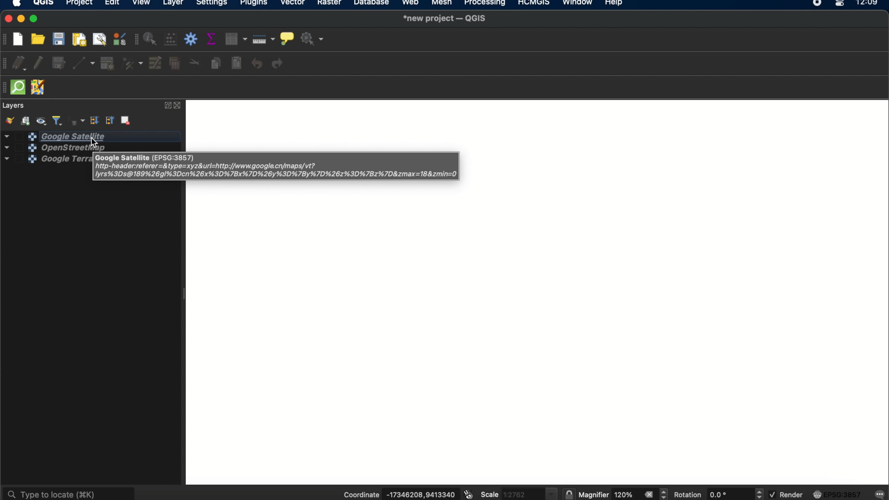 Image resolution: width=889 pixels, height=500 pixels. I want to click on JOSM remote, so click(39, 88).